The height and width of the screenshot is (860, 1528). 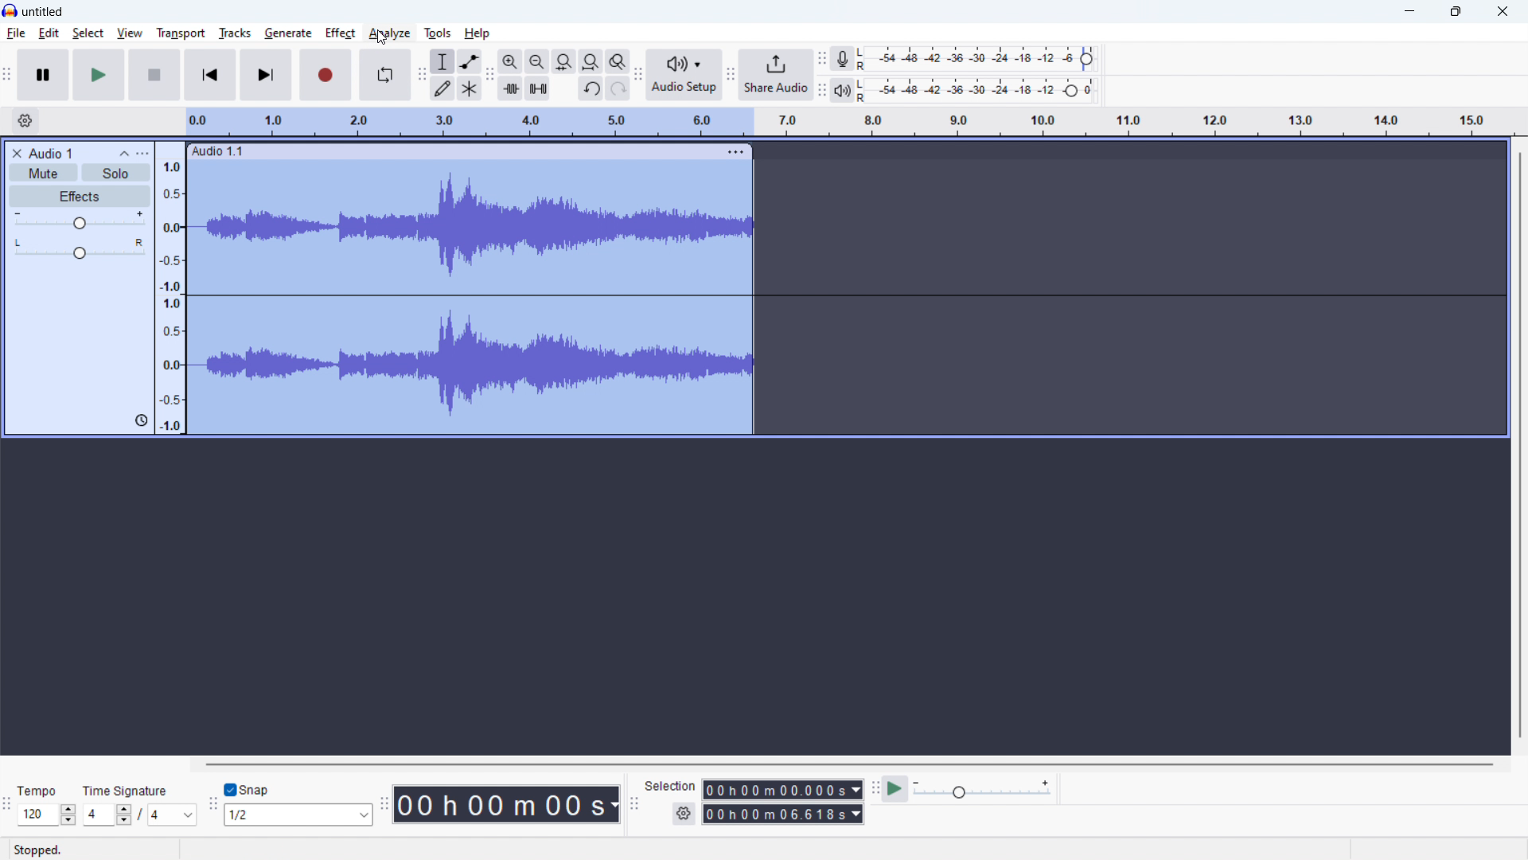 What do you see at coordinates (138, 420) in the screenshot?
I see `icon` at bounding box center [138, 420].